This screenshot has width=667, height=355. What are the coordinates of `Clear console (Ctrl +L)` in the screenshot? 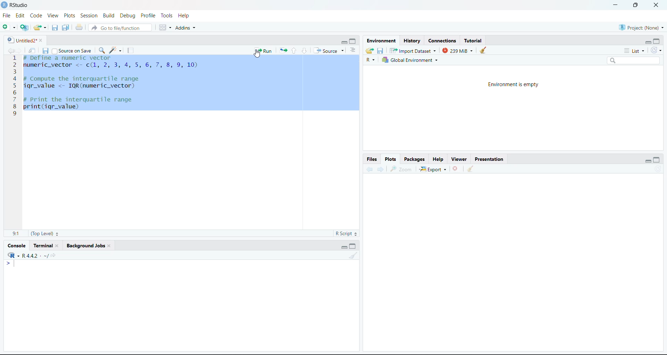 It's located at (472, 168).